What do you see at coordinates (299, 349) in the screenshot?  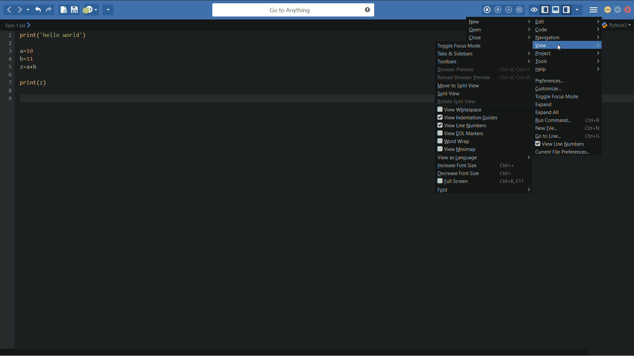 I see `horizontal scroll bar` at bounding box center [299, 349].